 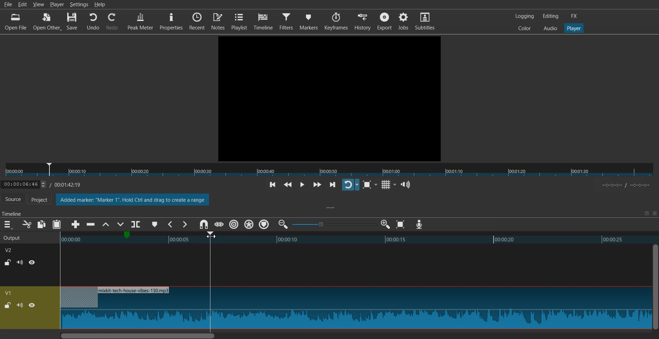 I want to click on Ripple all markers, so click(x=249, y=225).